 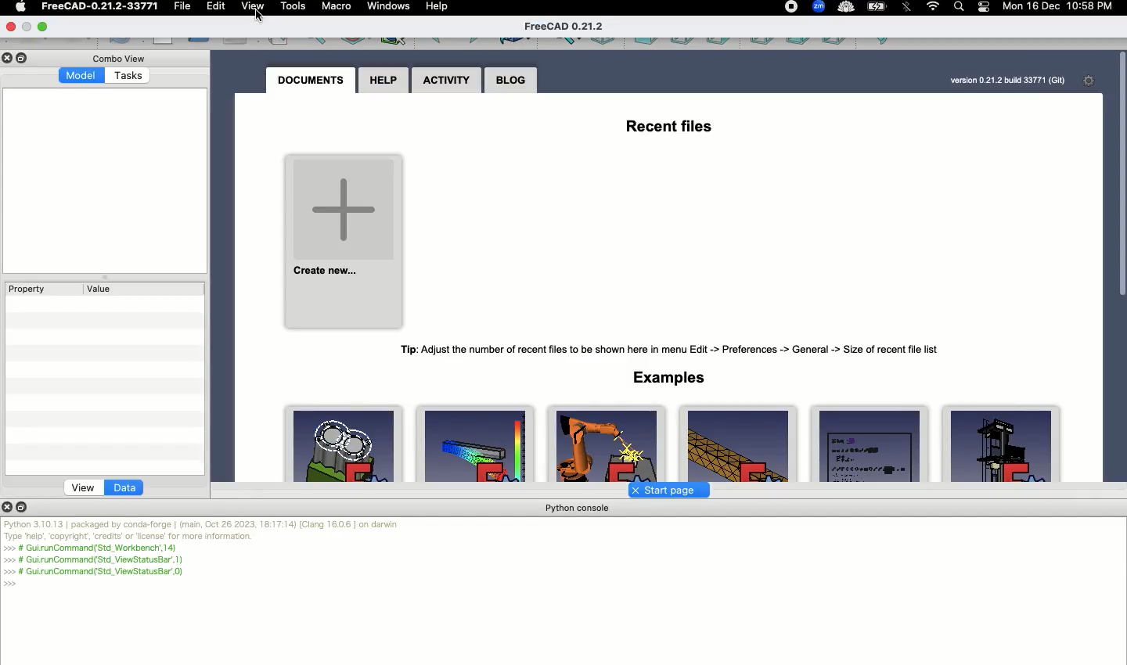 What do you see at coordinates (578, 509) in the screenshot?
I see `Python console` at bounding box center [578, 509].